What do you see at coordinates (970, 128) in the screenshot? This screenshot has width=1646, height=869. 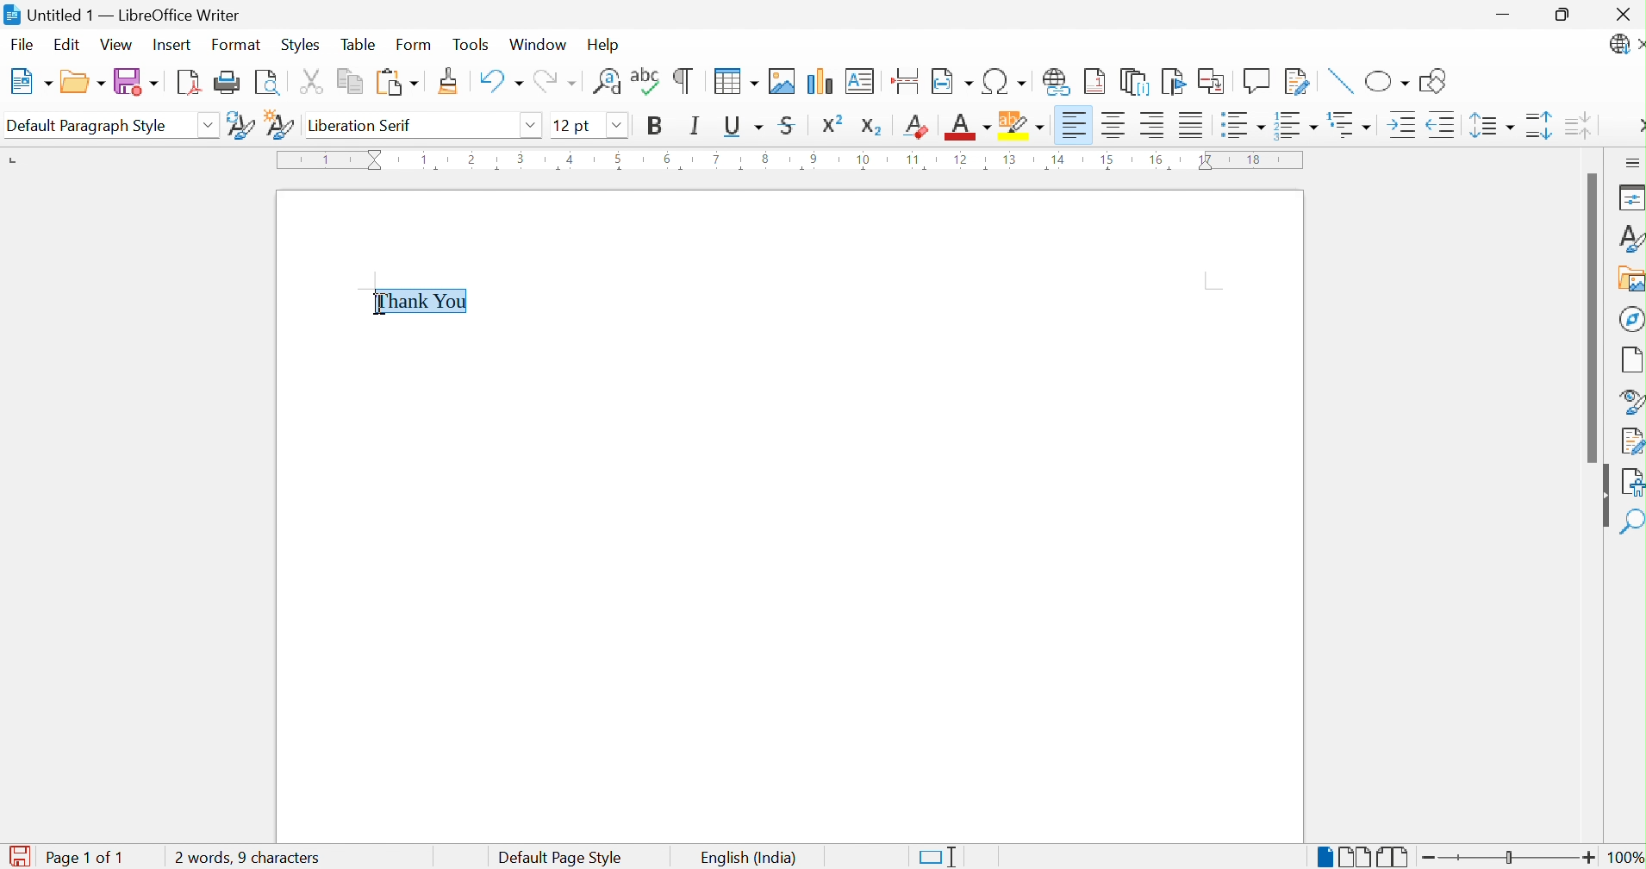 I see `Font Color` at bounding box center [970, 128].